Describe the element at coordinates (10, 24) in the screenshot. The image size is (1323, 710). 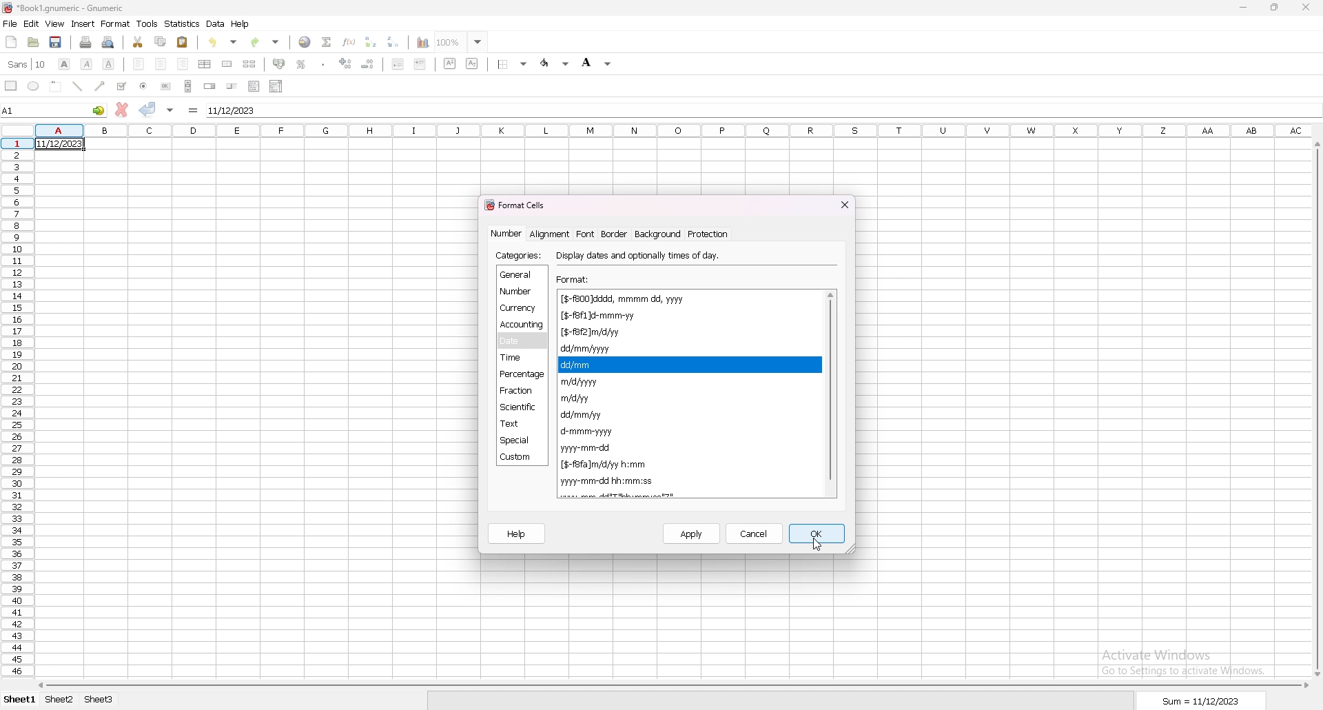
I see `file` at that location.